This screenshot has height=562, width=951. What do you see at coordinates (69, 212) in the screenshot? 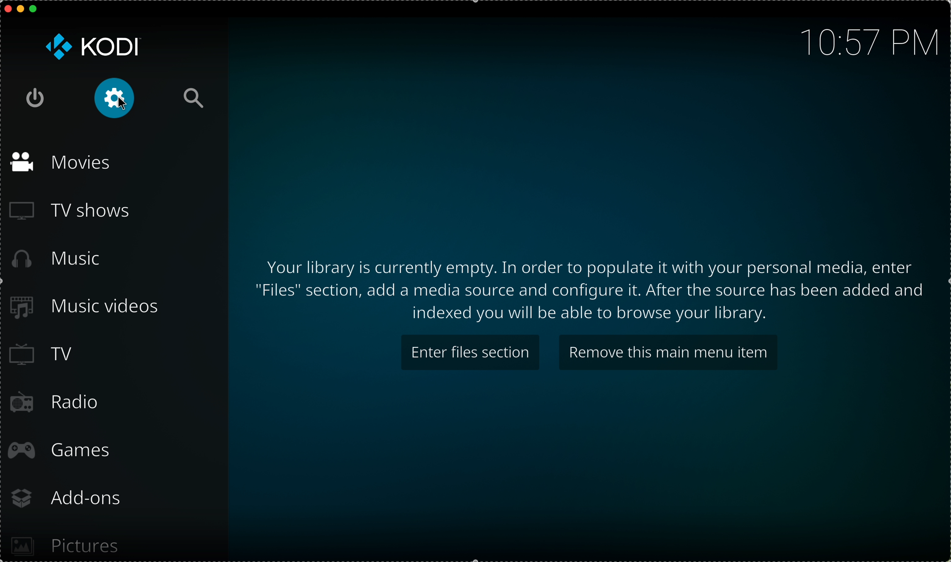
I see `TV shows` at bounding box center [69, 212].